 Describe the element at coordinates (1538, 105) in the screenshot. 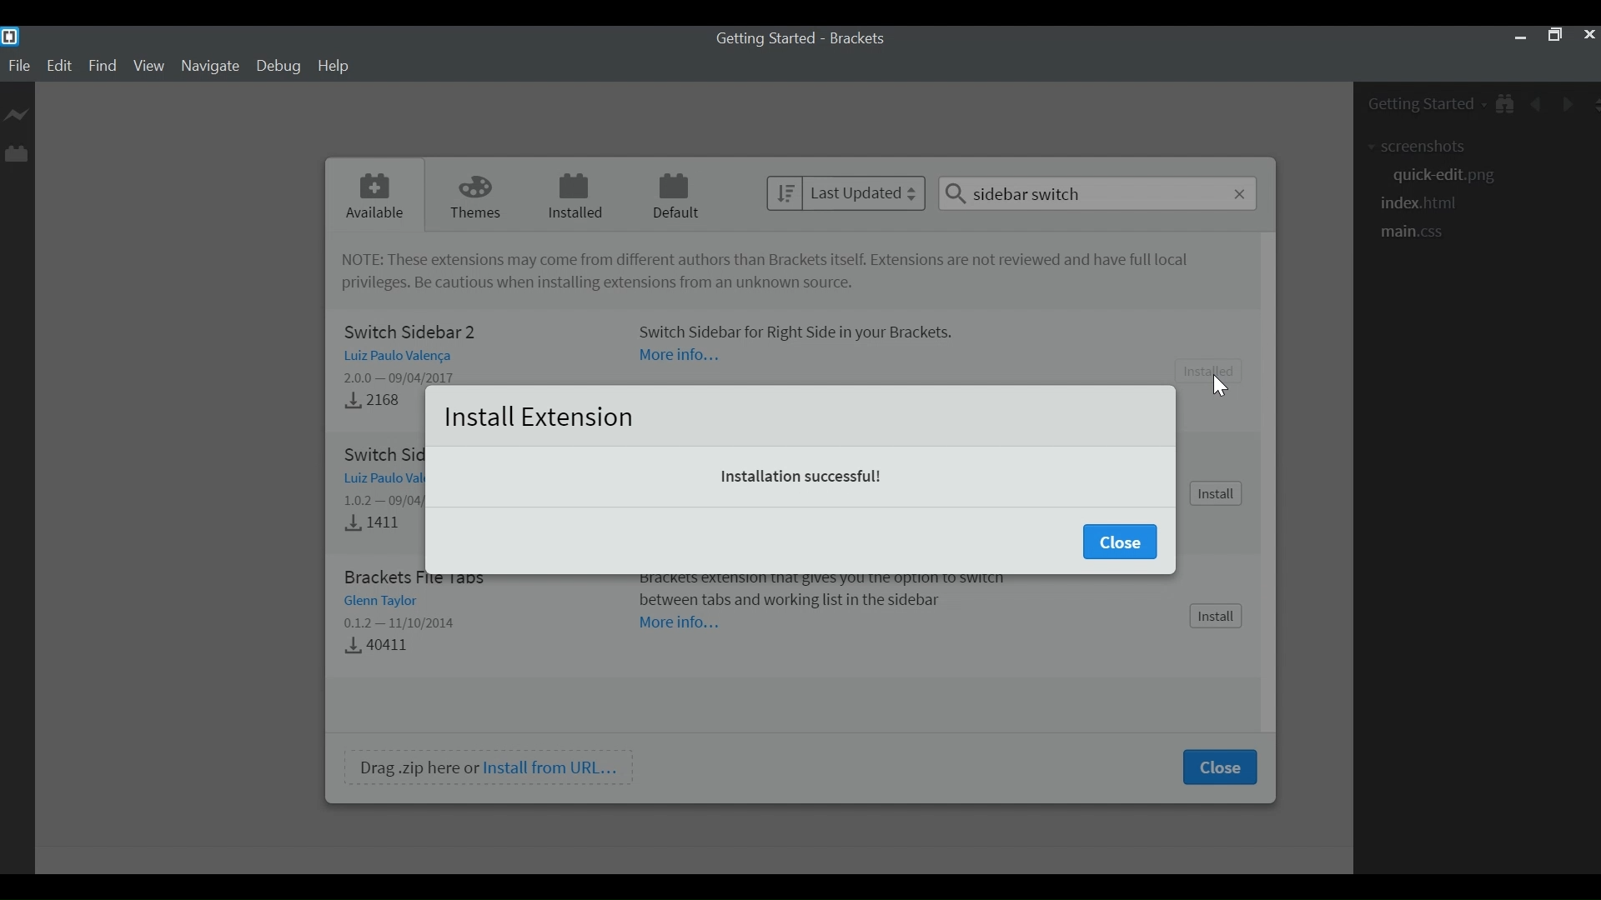

I see `Navigate Back` at that location.